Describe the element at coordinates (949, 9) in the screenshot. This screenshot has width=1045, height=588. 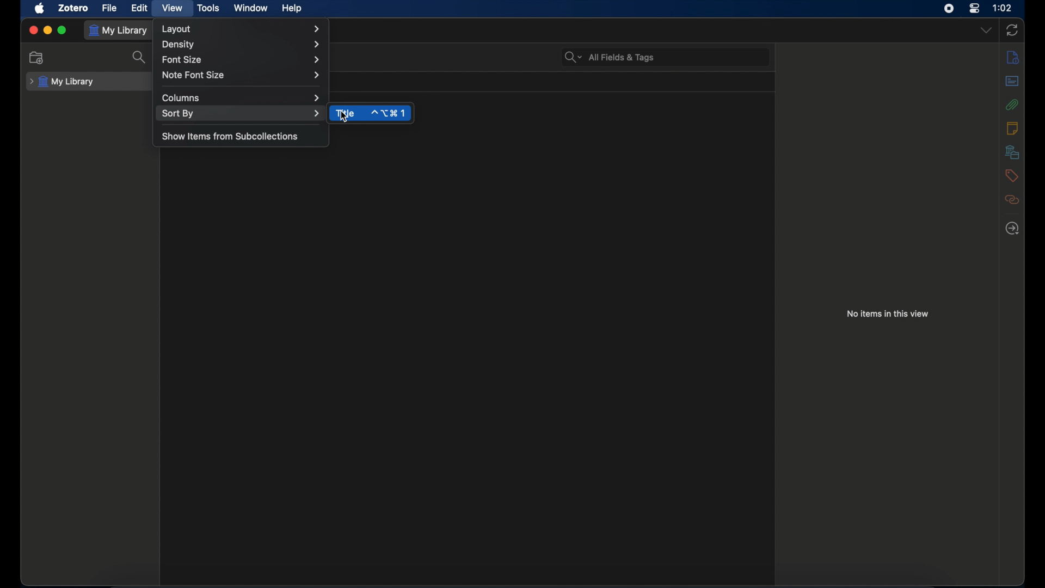
I see `screen recorder` at that location.